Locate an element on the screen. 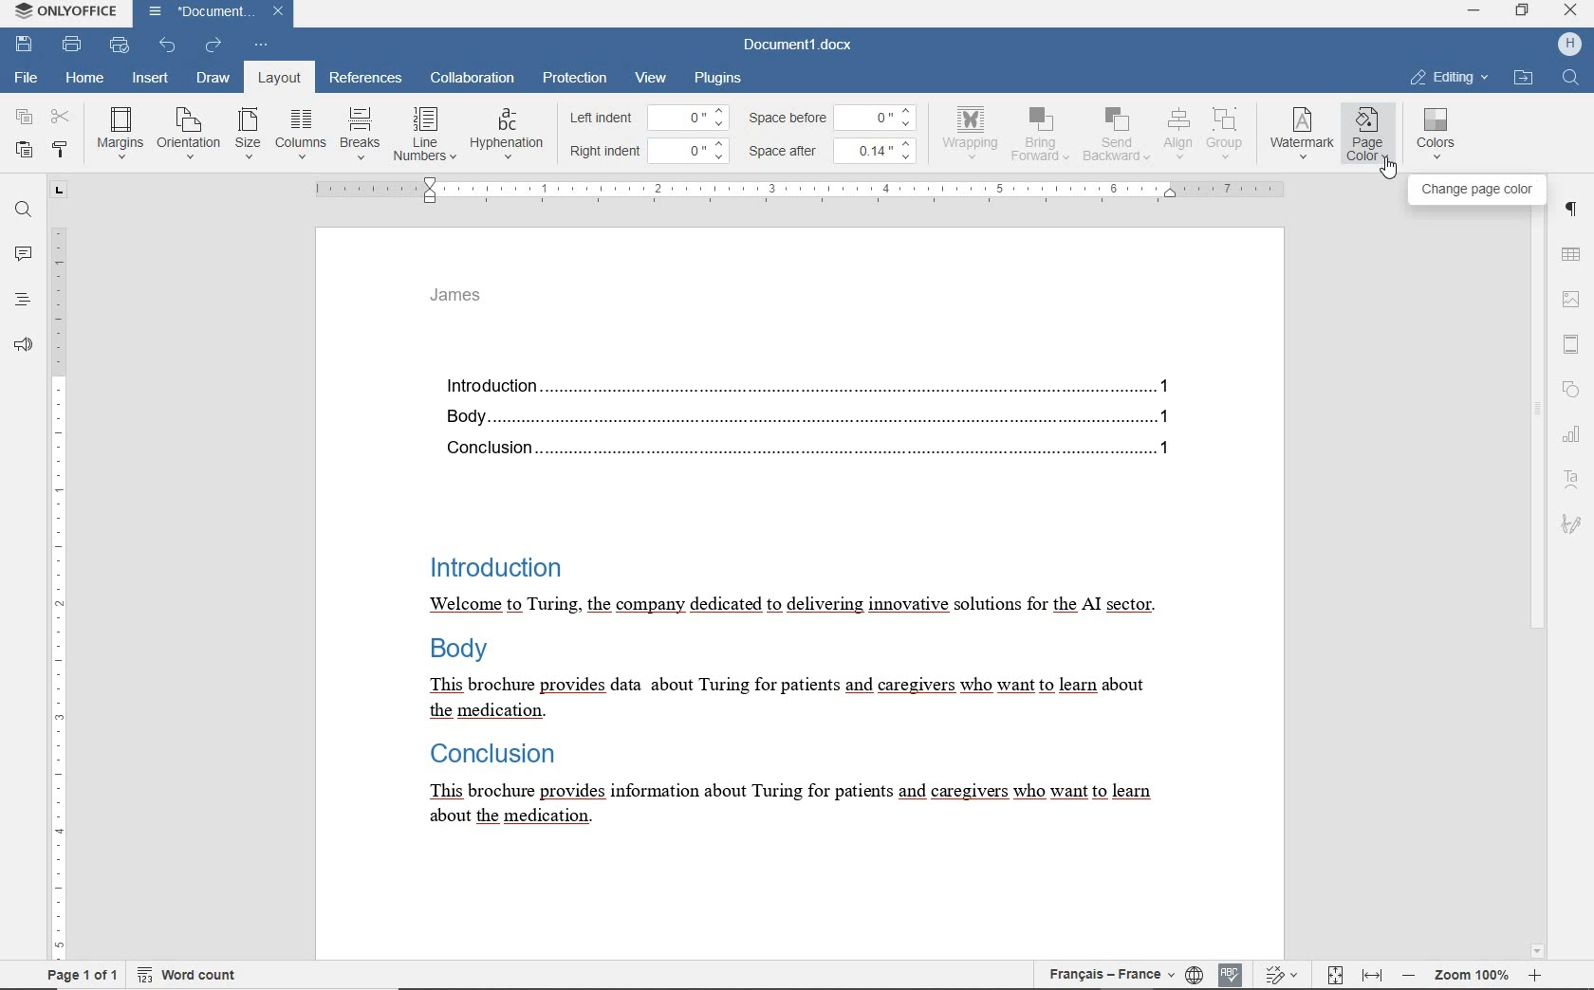  close is located at coordinates (287, 9).